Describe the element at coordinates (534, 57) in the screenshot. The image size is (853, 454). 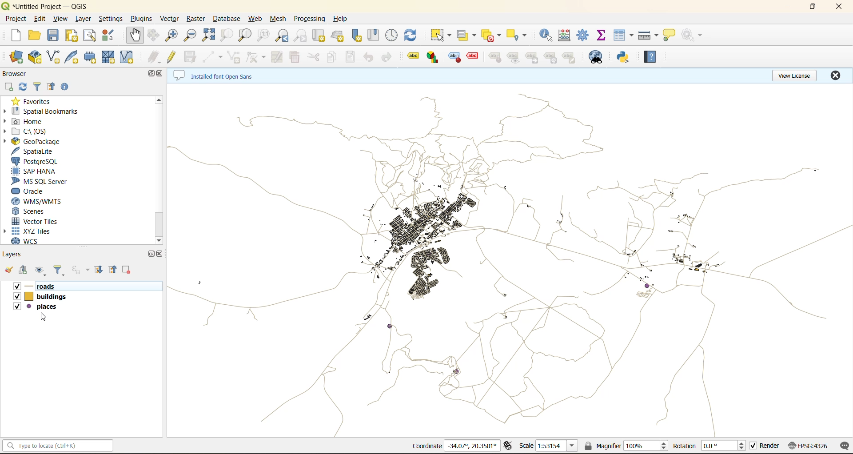
I see `move a label and diagram` at that location.